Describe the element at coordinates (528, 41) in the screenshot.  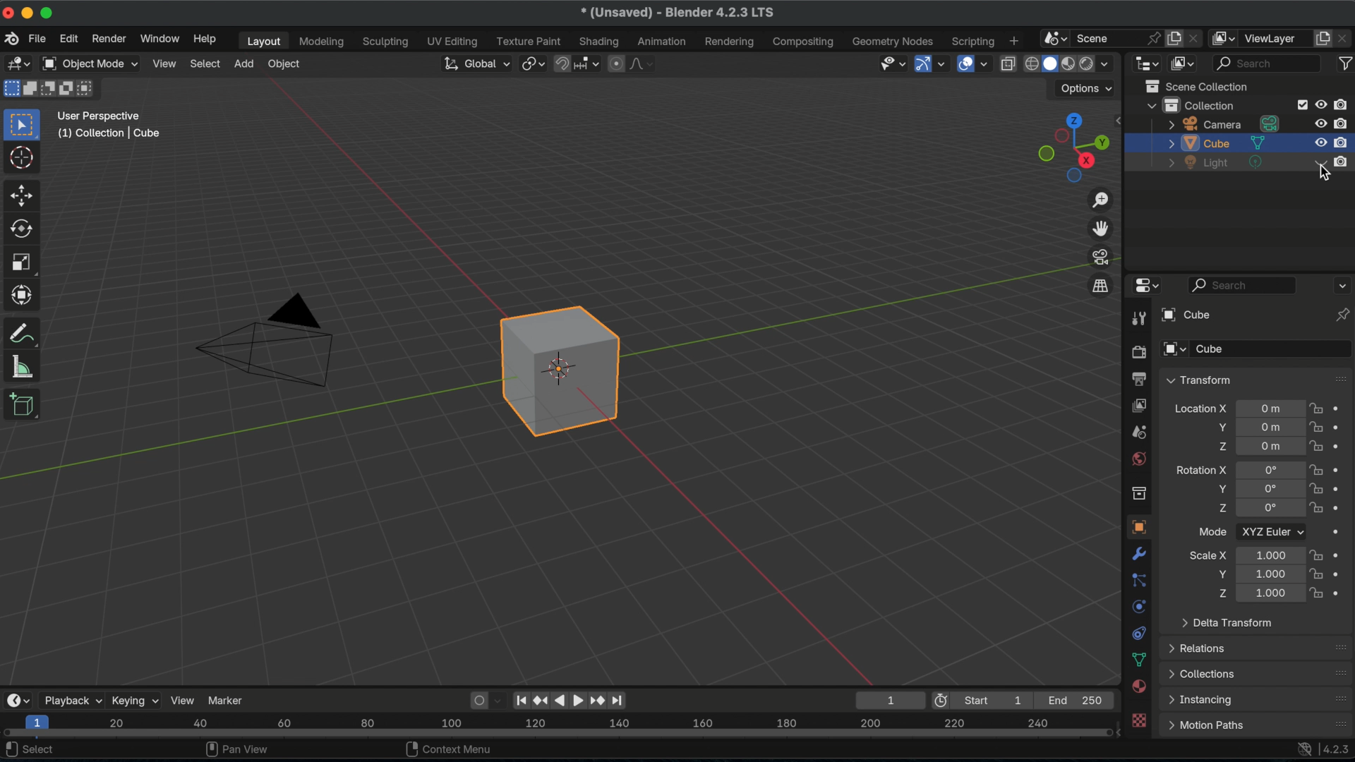
I see `texture paint` at that location.